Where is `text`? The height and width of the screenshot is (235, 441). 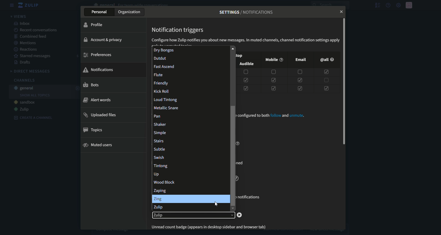 text is located at coordinates (246, 41).